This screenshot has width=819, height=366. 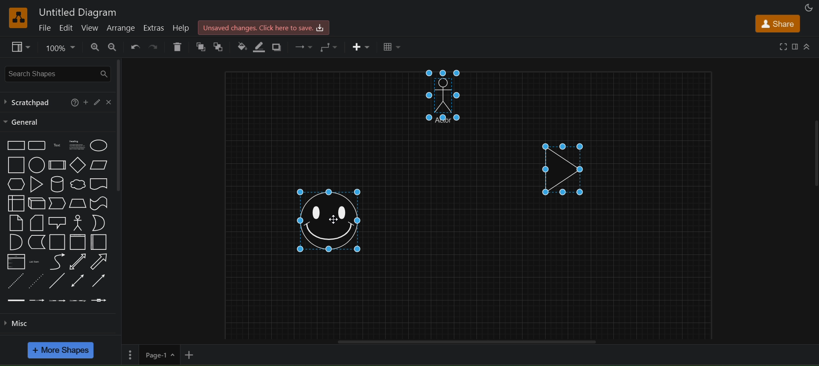 I want to click on trapezoid, so click(x=77, y=203).